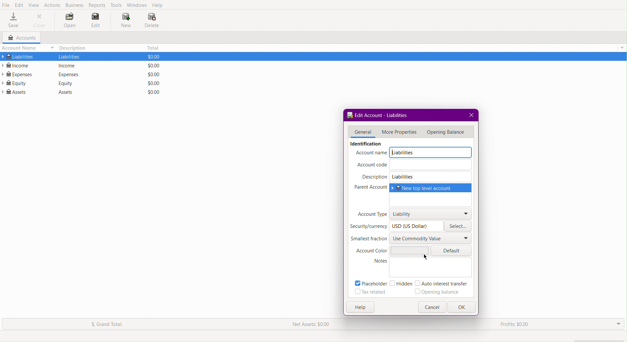  What do you see at coordinates (18, 56) in the screenshot?
I see `Liabilities` at bounding box center [18, 56].